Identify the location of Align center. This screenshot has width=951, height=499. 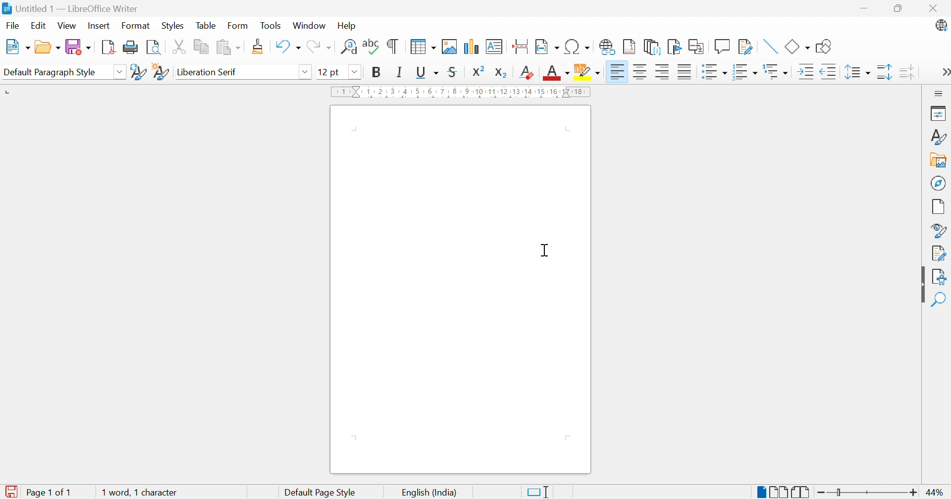
(642, 72).